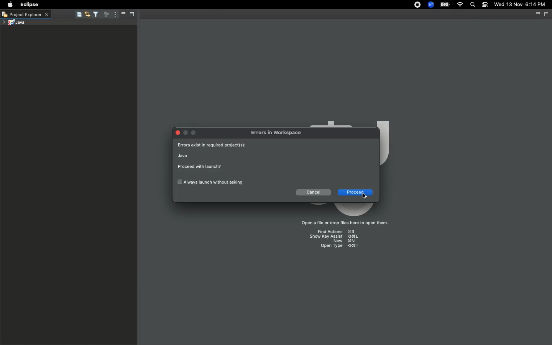 Image resolution: width=552 pixels, height=345 pixels. Describe the element at coordinates (472, 5) in the screenshot. I see `Search` at that location.